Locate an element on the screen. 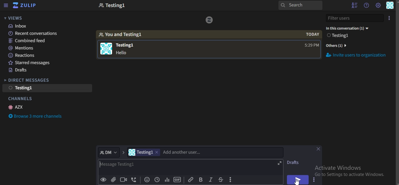 The width and height of the screenshot is (399, 185). reactions is located at coordinates (22, 55).